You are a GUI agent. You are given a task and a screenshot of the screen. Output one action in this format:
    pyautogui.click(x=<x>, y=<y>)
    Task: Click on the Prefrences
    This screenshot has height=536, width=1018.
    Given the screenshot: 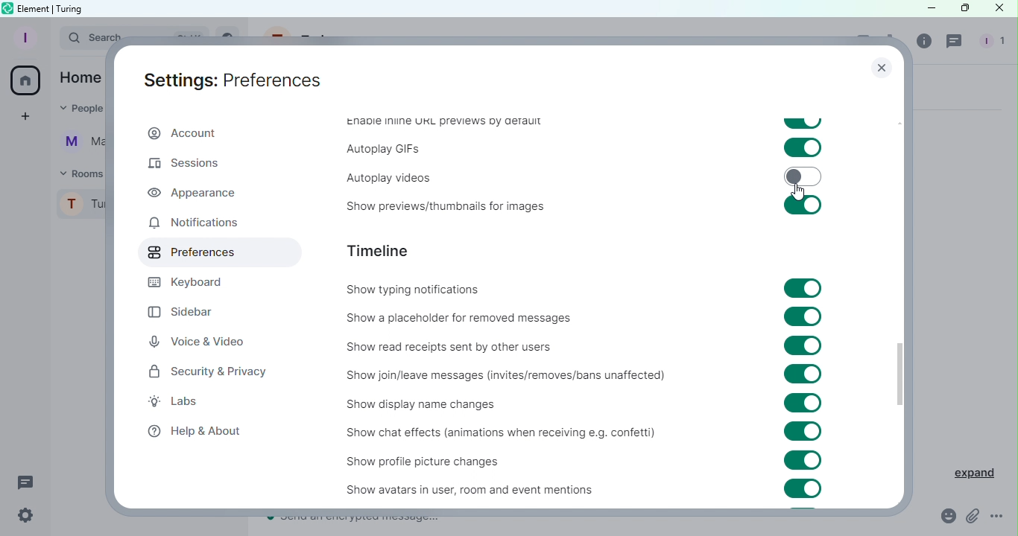 What is the action you would take?
    pyautogui.click(x=217, y=253)
    